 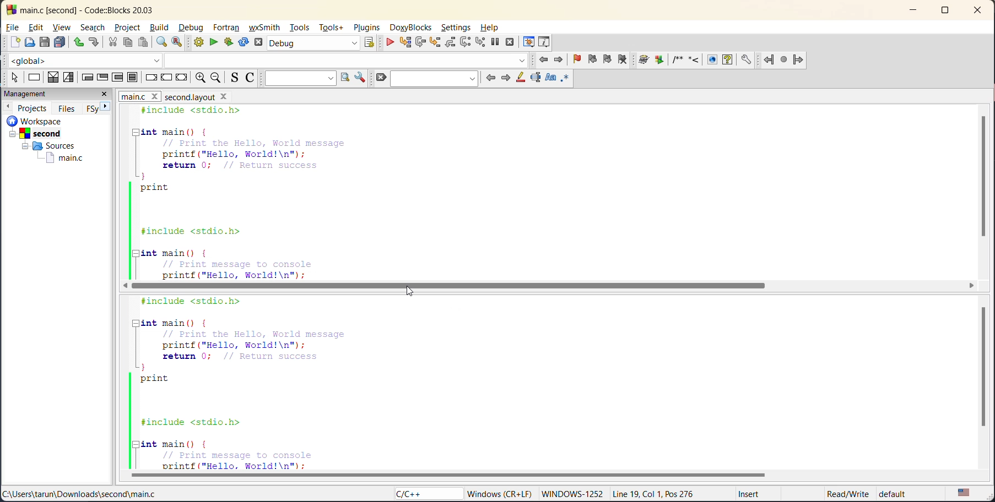 What do you see at coordinates (846, 492) in the screenshot?
I see `Read/Write` at bounding box center [846, 492].